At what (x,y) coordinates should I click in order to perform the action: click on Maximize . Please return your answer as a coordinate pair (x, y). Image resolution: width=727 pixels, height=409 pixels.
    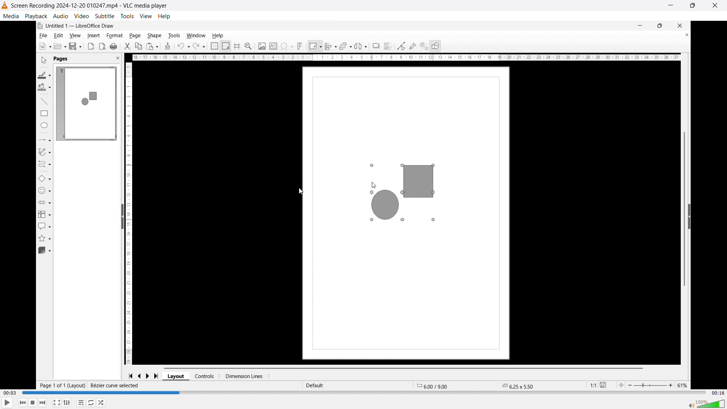
    Looking at the image, I should click on (693, 6).